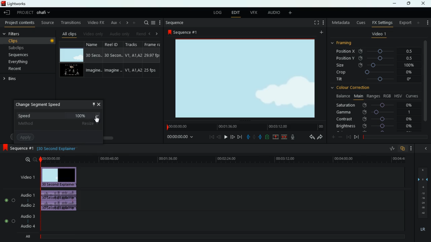 This screenshot has width=431, height=242. I want to click on time, so click(56, 149).